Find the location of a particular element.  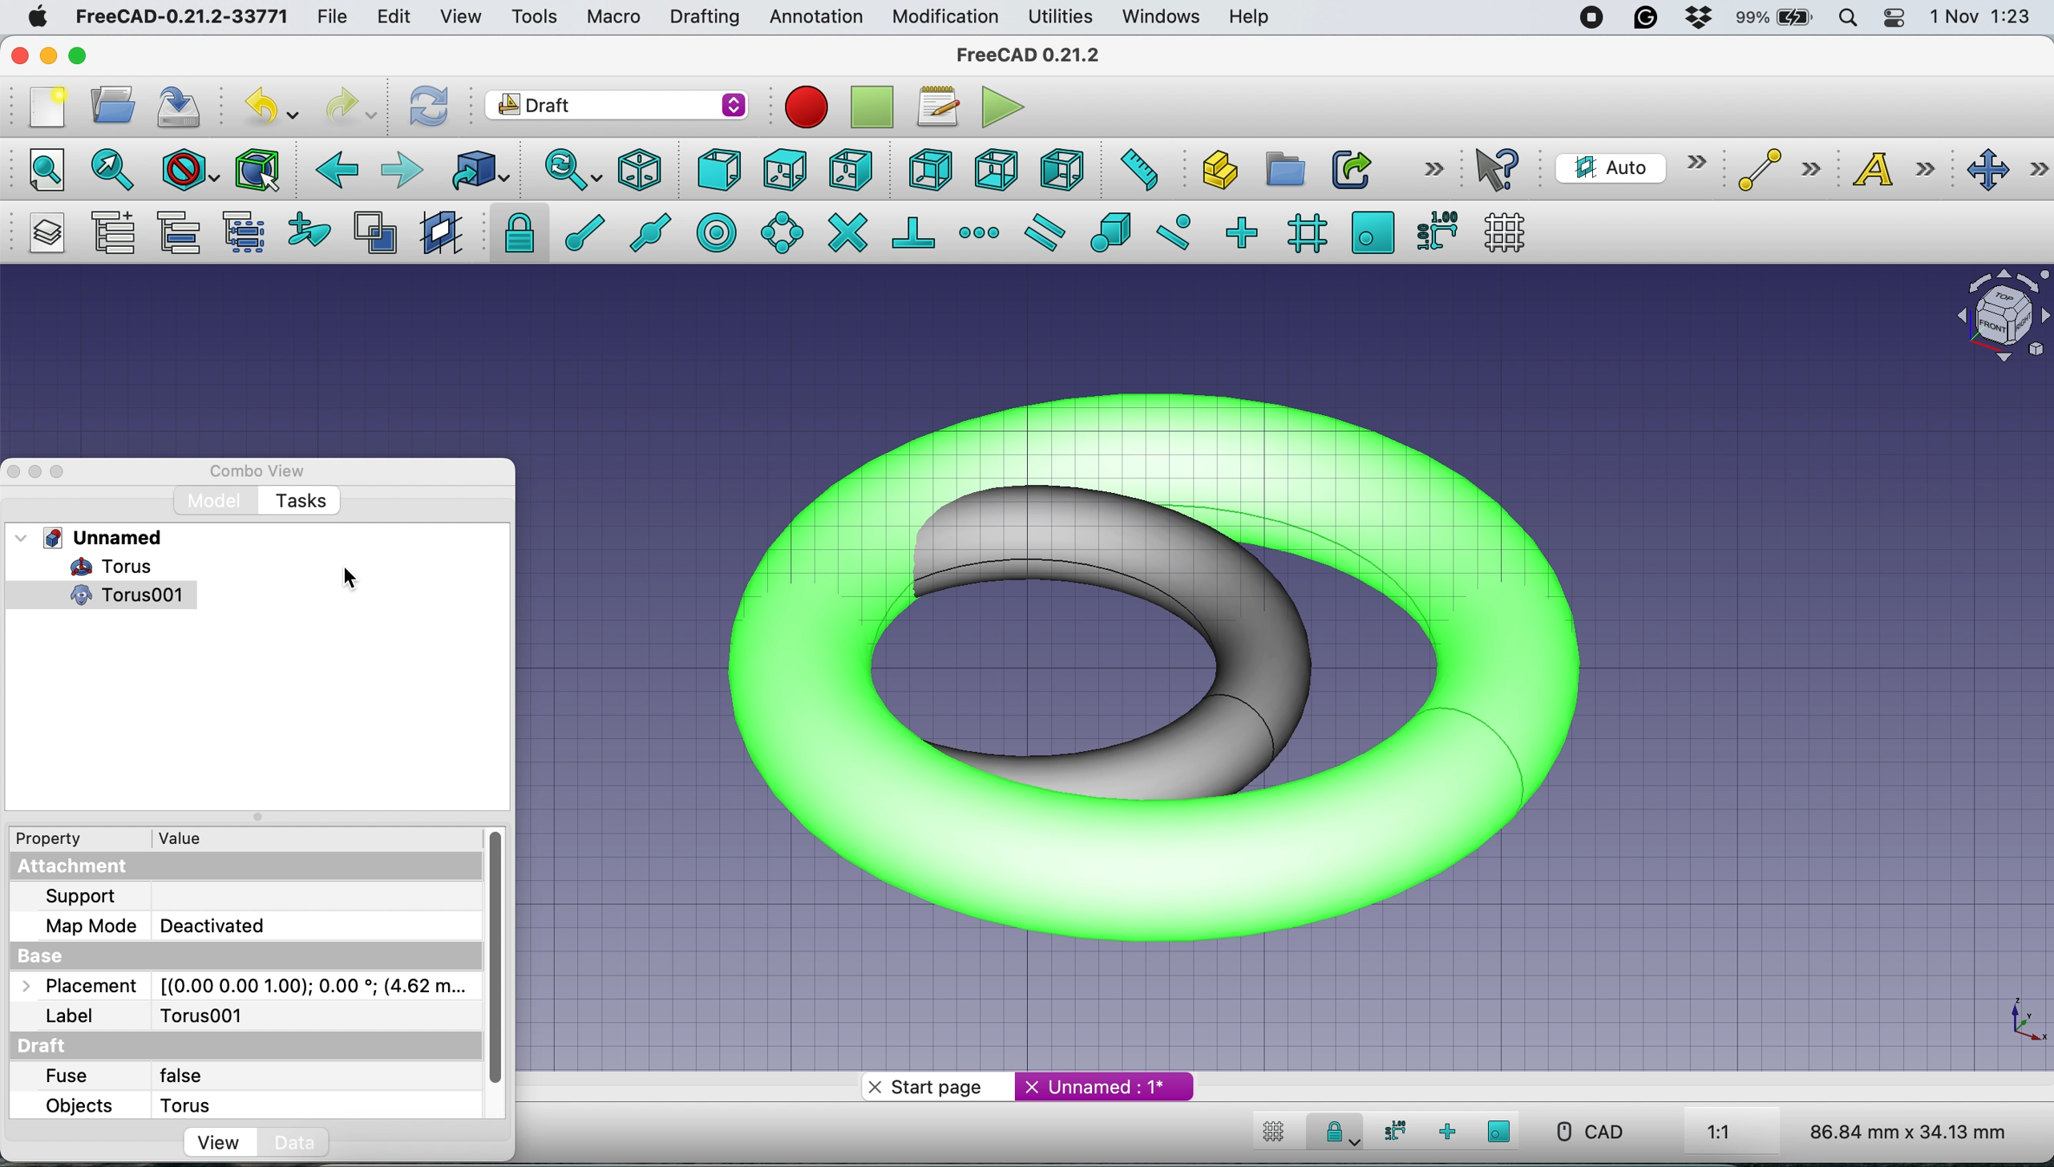

redo is located at coordinates (350, 107).